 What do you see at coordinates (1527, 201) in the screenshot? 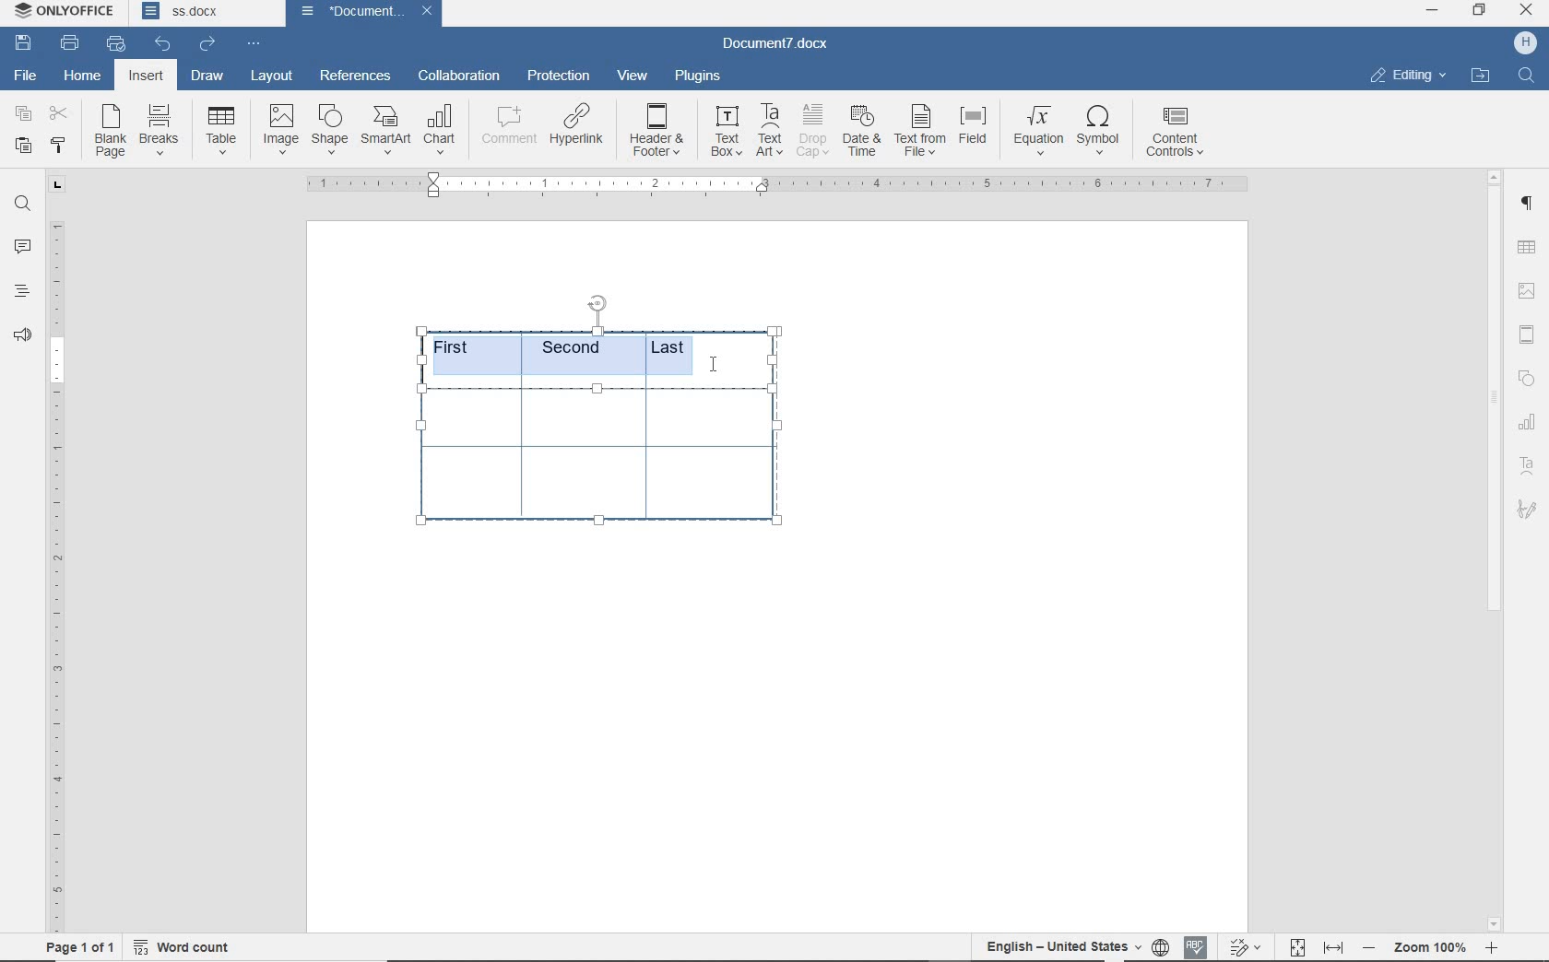
I see `PARAGRAPH SETTINGS` at bounding box center [1527, 201].